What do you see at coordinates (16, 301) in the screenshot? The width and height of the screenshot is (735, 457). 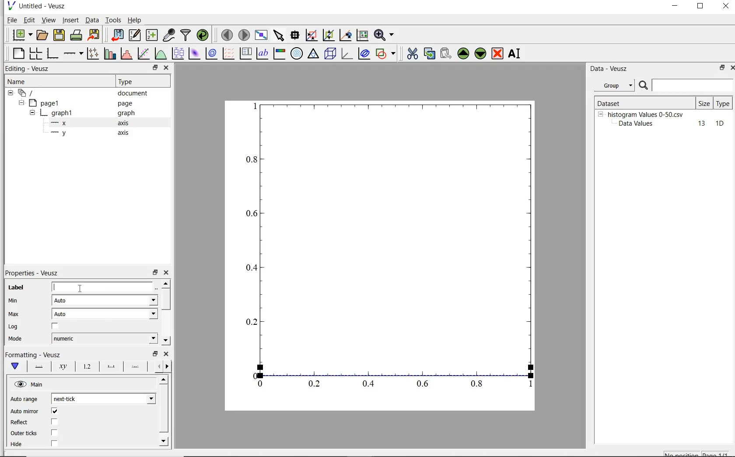 I see `min` at bounding box center [16, 301].